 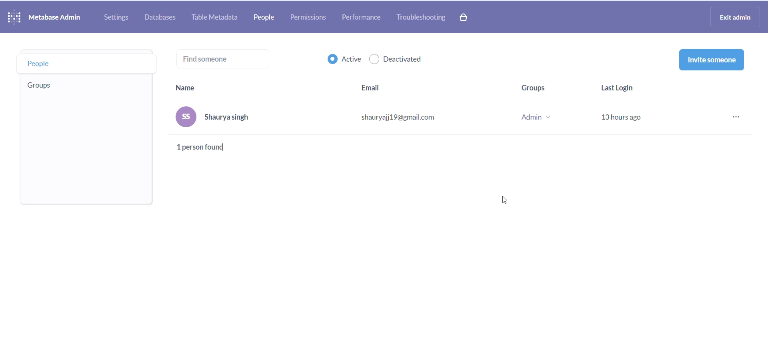 What do you see at coordinates (736, 17) in the screenshot?
I see `exit admin` at bounding box center [736, 17].